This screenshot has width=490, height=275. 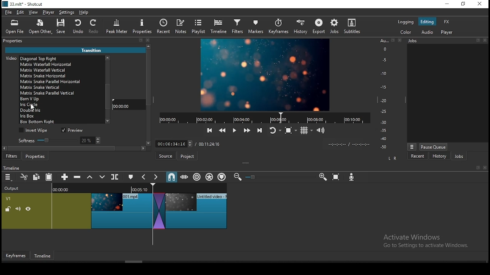 What do you see at coordinates (166, 27) in the screenshot?
I see `split at playhead` at bounding box center [166, 27].